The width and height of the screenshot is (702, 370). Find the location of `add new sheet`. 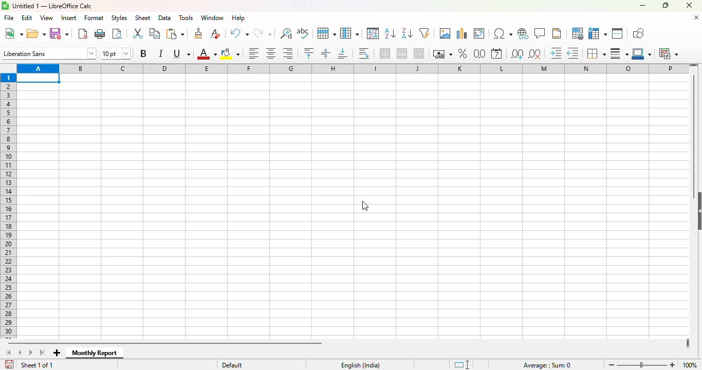

add new sheet is located at coordinates (57, 353).